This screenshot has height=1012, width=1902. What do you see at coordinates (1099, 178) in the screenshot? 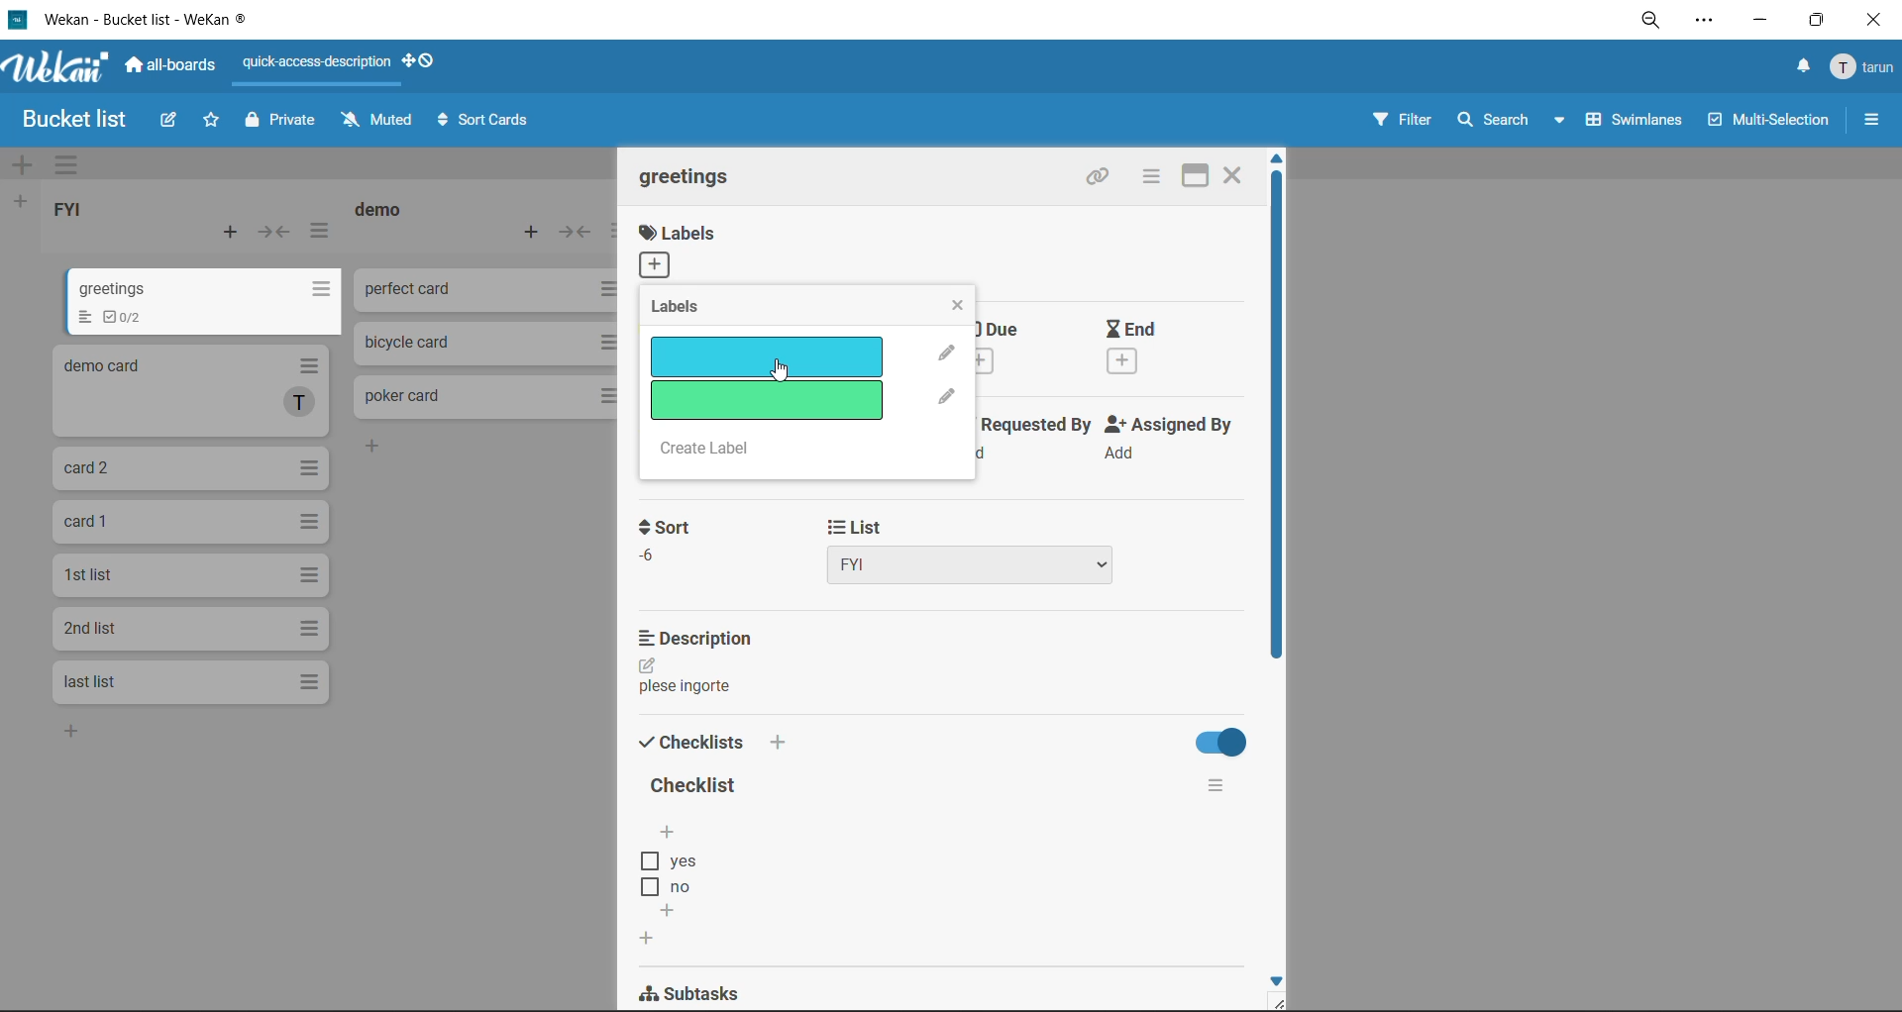
I see `copy link` at bounding box center [1099, 178].